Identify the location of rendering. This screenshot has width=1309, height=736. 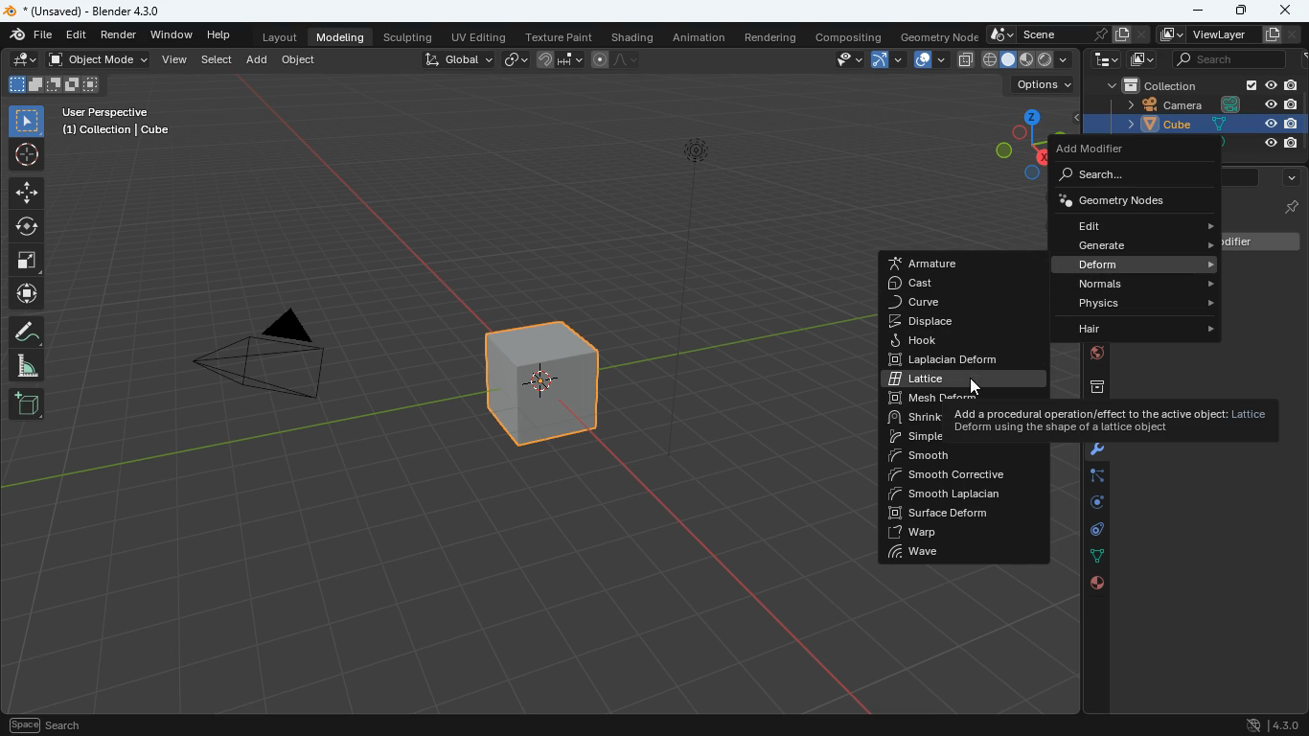
(775, 39).